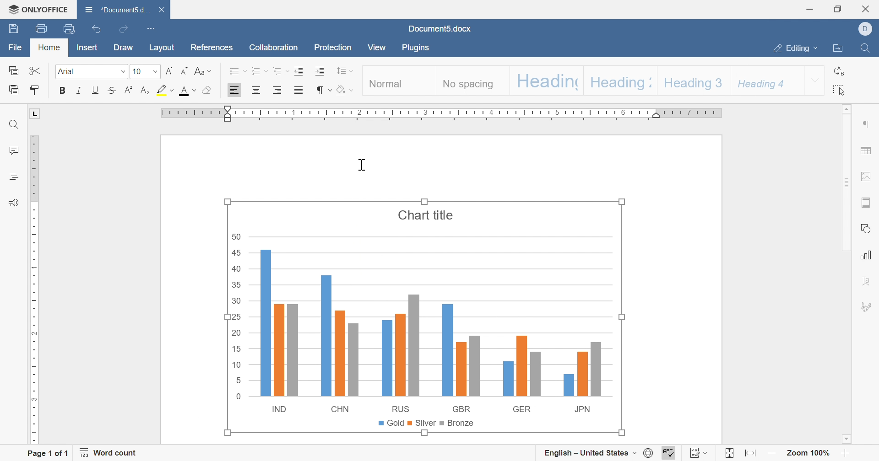 This screenshot has width=879, height=461. What do you see at coordinates (163, 10) in the screenshot?
I see `close` at bounding box center [163, 10].